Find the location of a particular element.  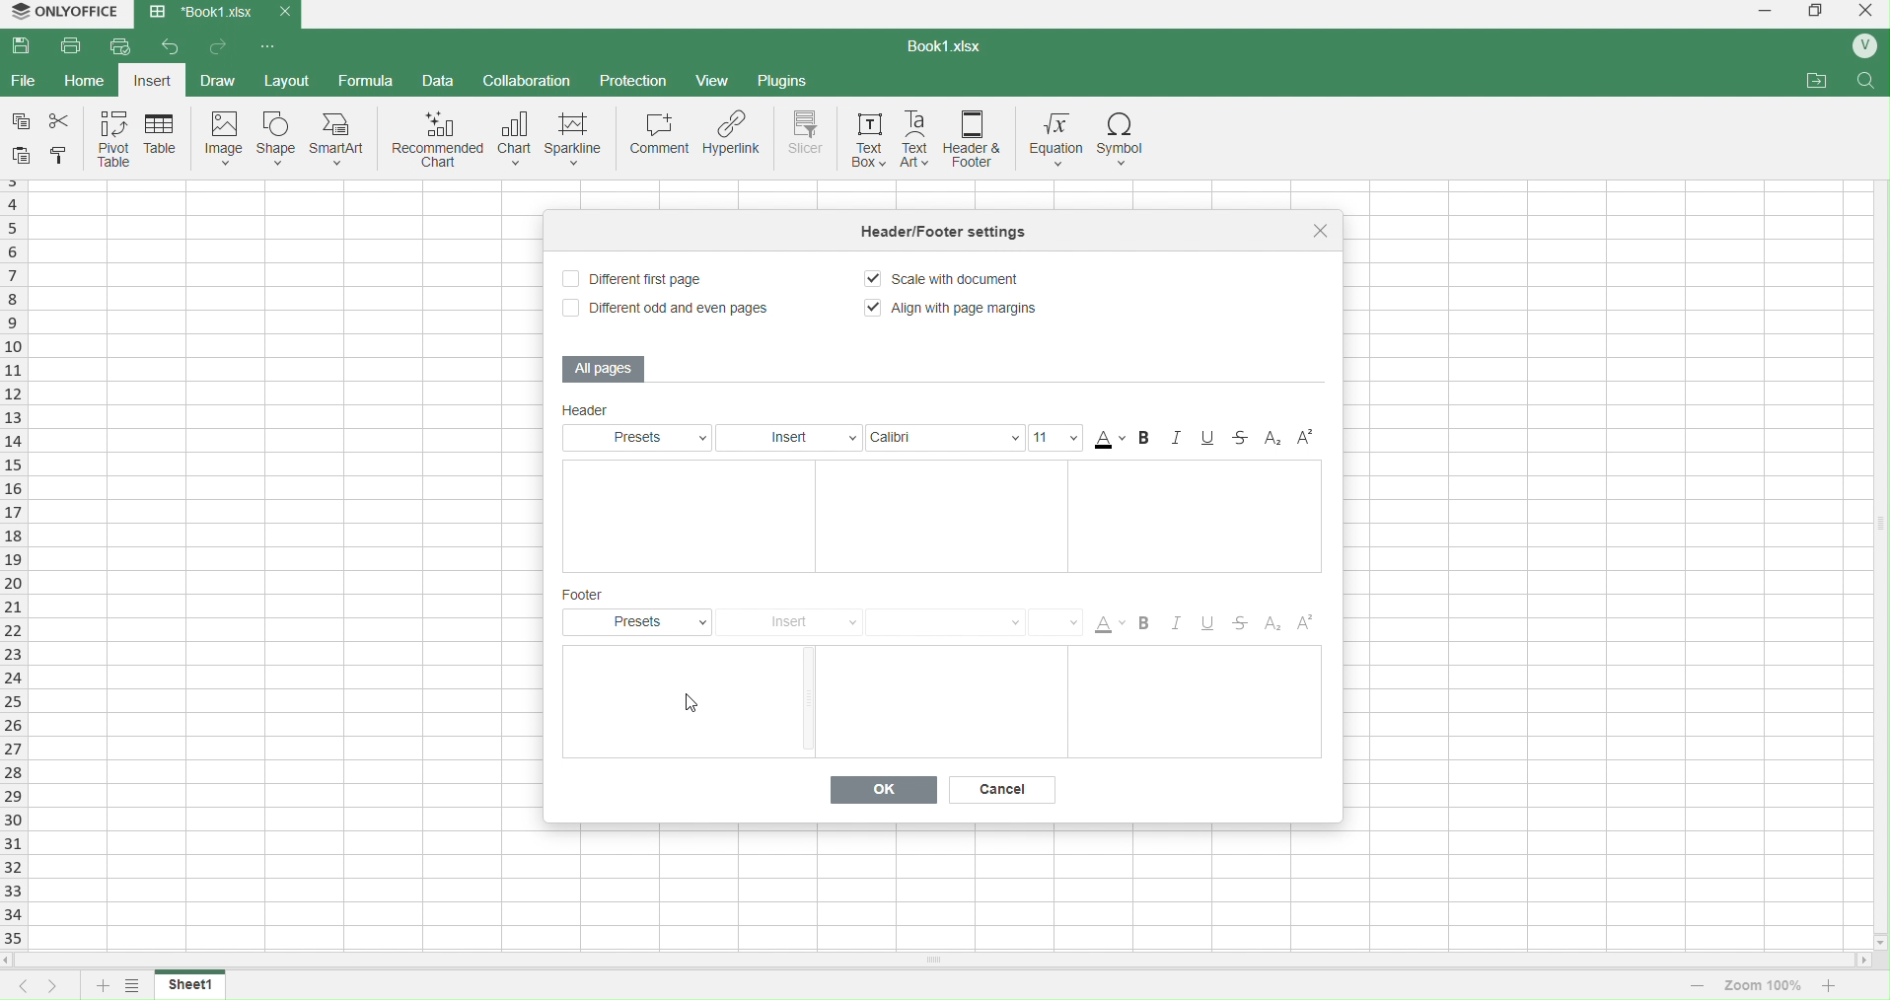

print is located at coordinates (73, 45).